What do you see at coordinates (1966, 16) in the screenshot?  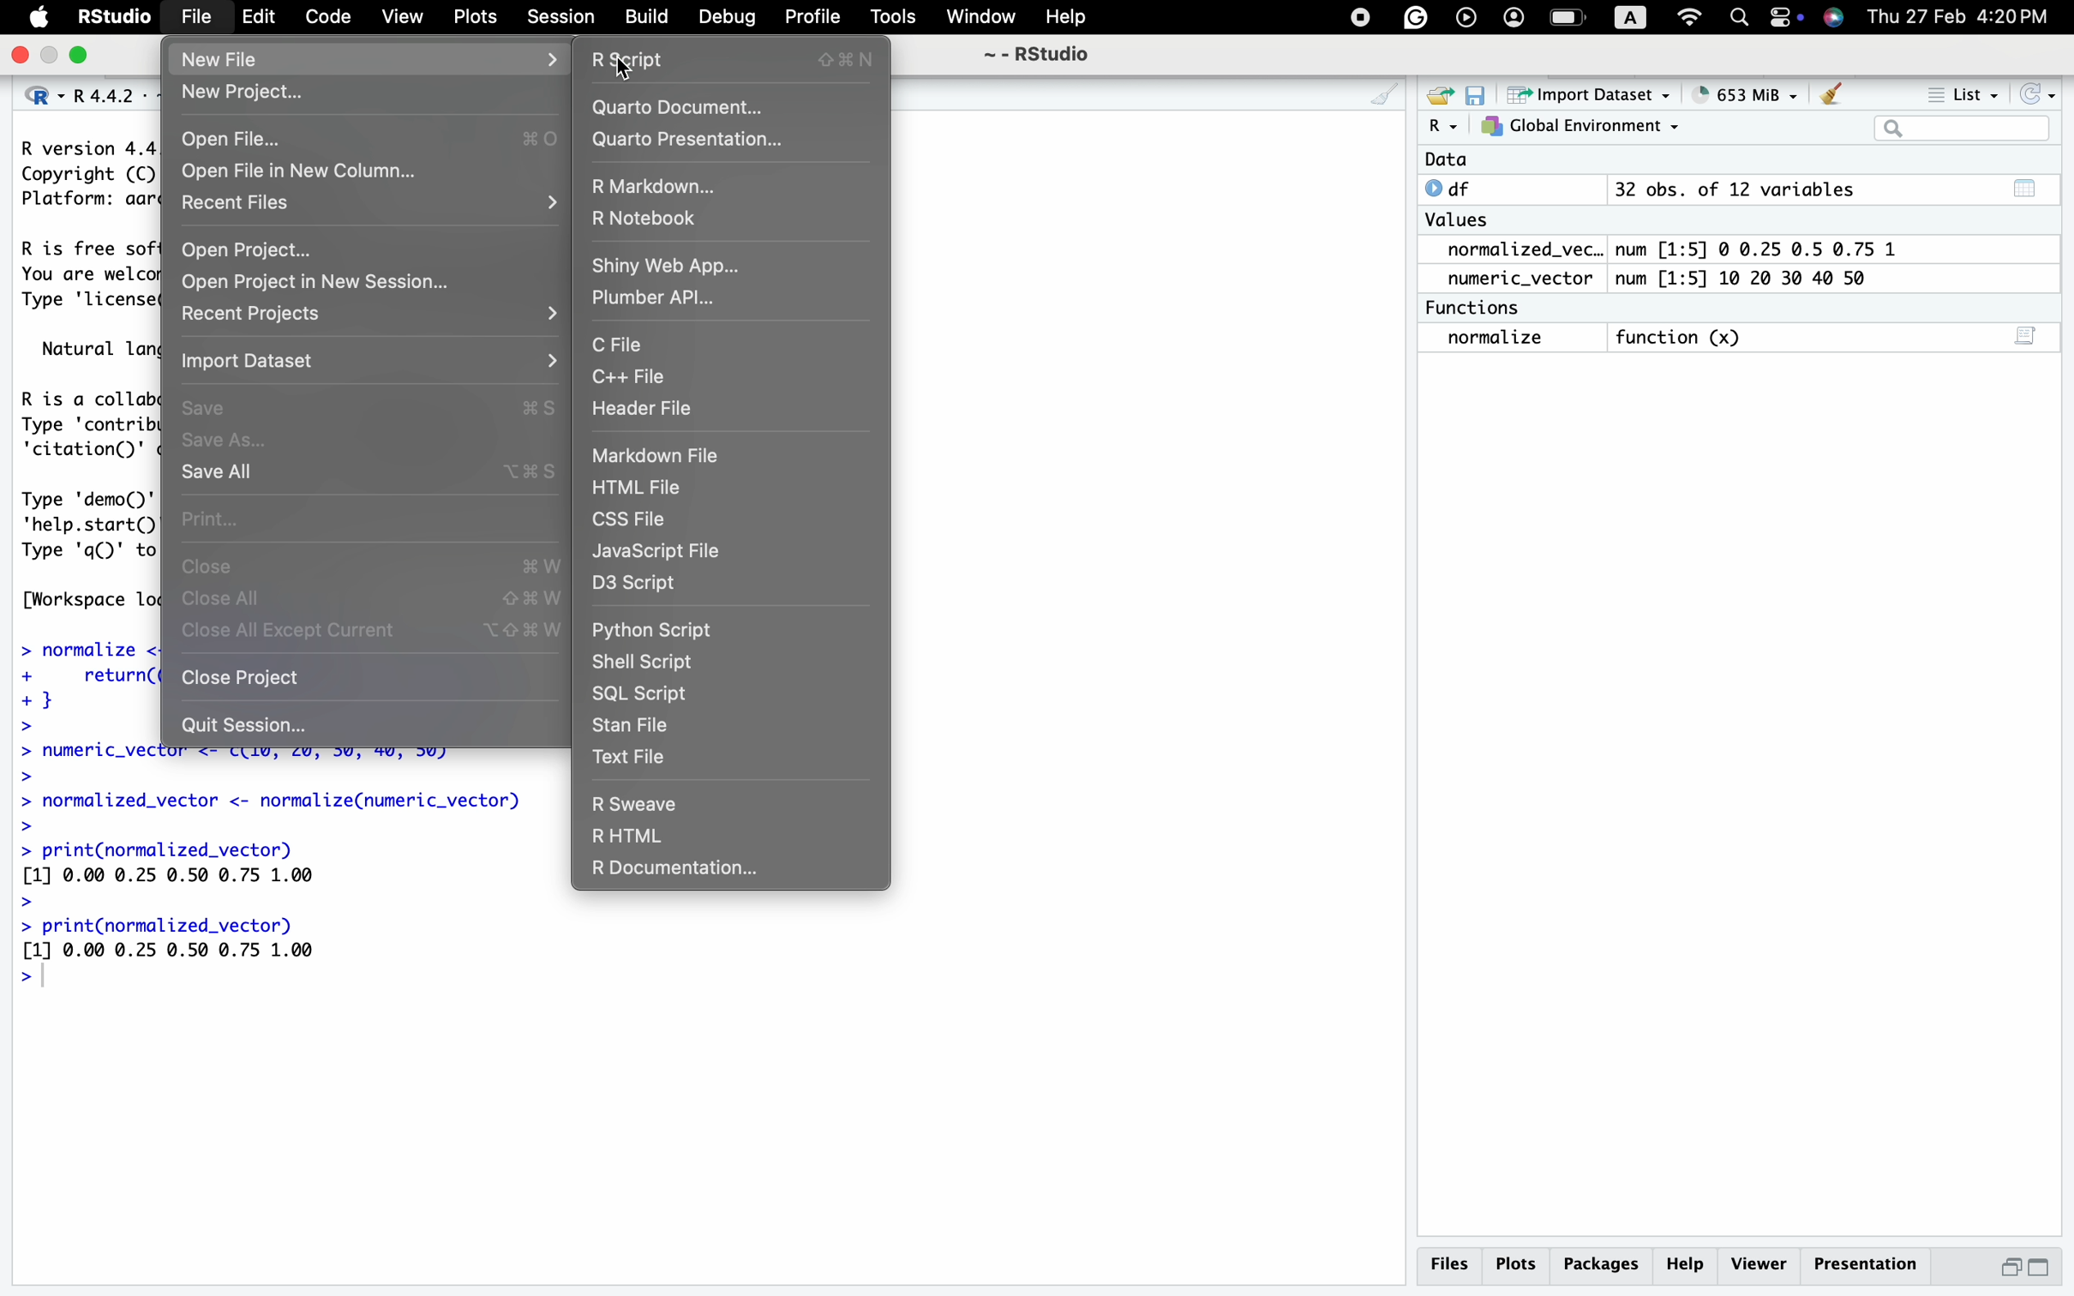 I see `Thu 27 Feb 4:20 PM` at bounding box center [1966, 16].